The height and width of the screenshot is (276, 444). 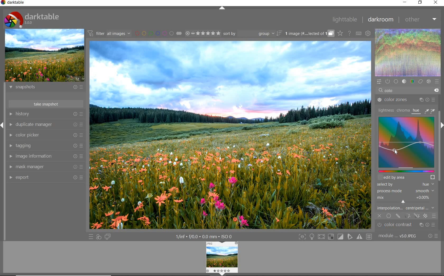 I want to click on waveform, so click(x=408, y=53).